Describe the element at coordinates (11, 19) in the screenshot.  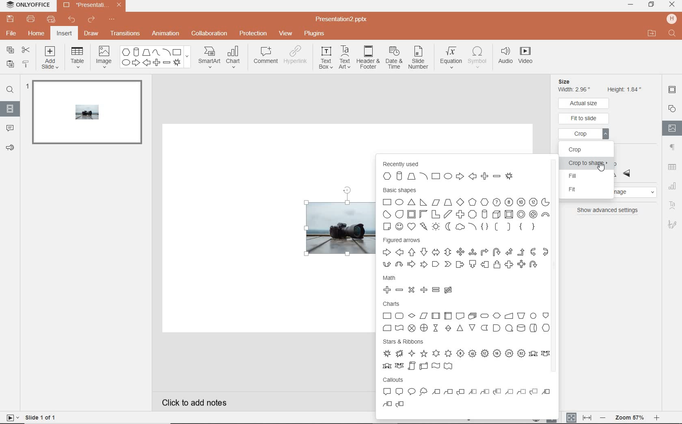
I see `save` at that location.